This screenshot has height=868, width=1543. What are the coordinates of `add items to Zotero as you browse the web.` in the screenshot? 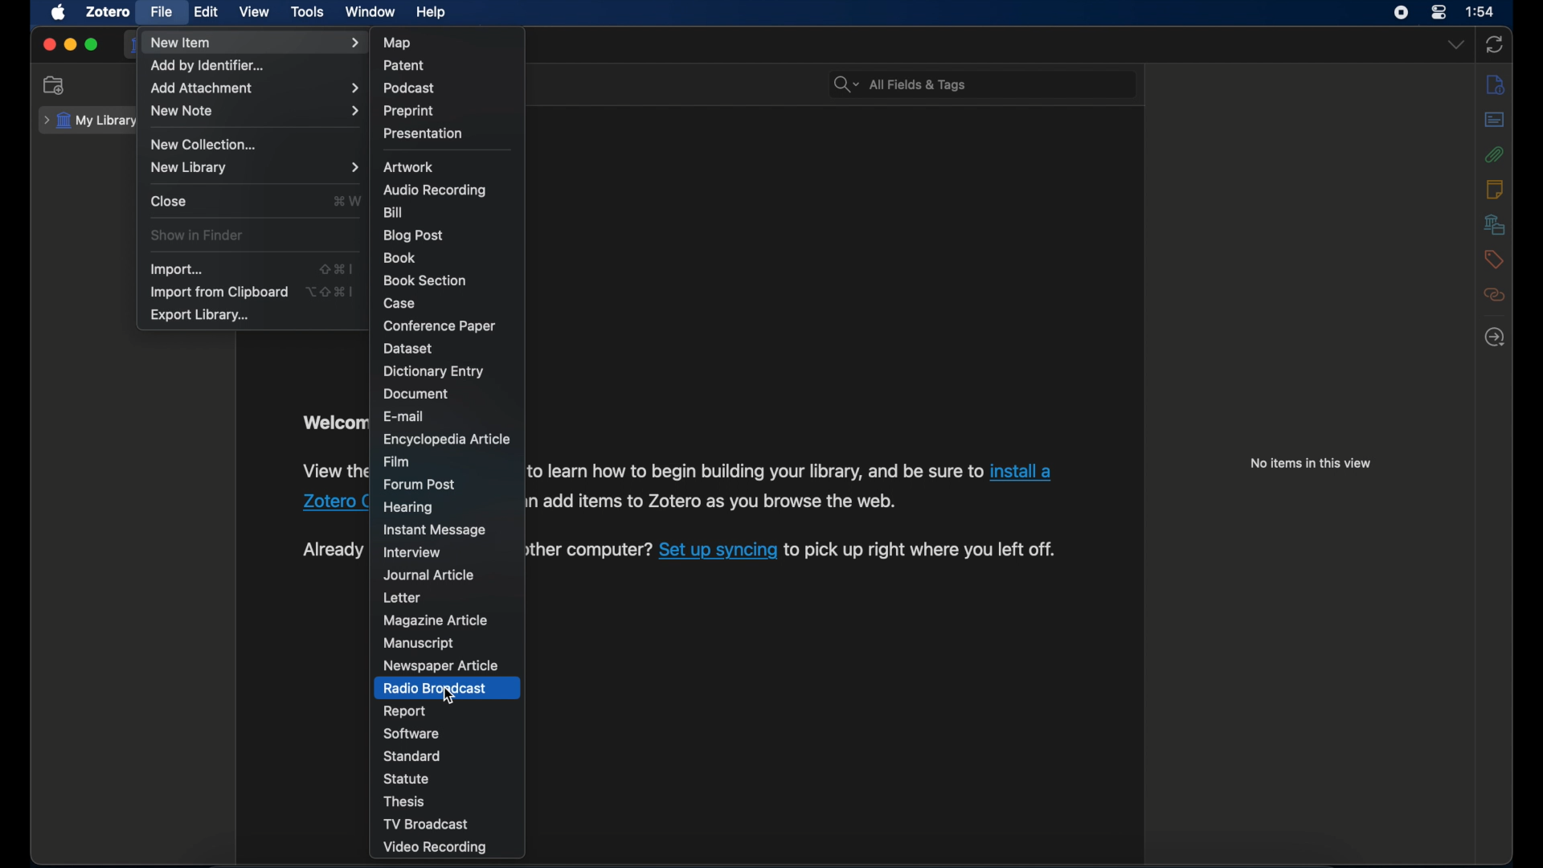 It's located at (720, 502).